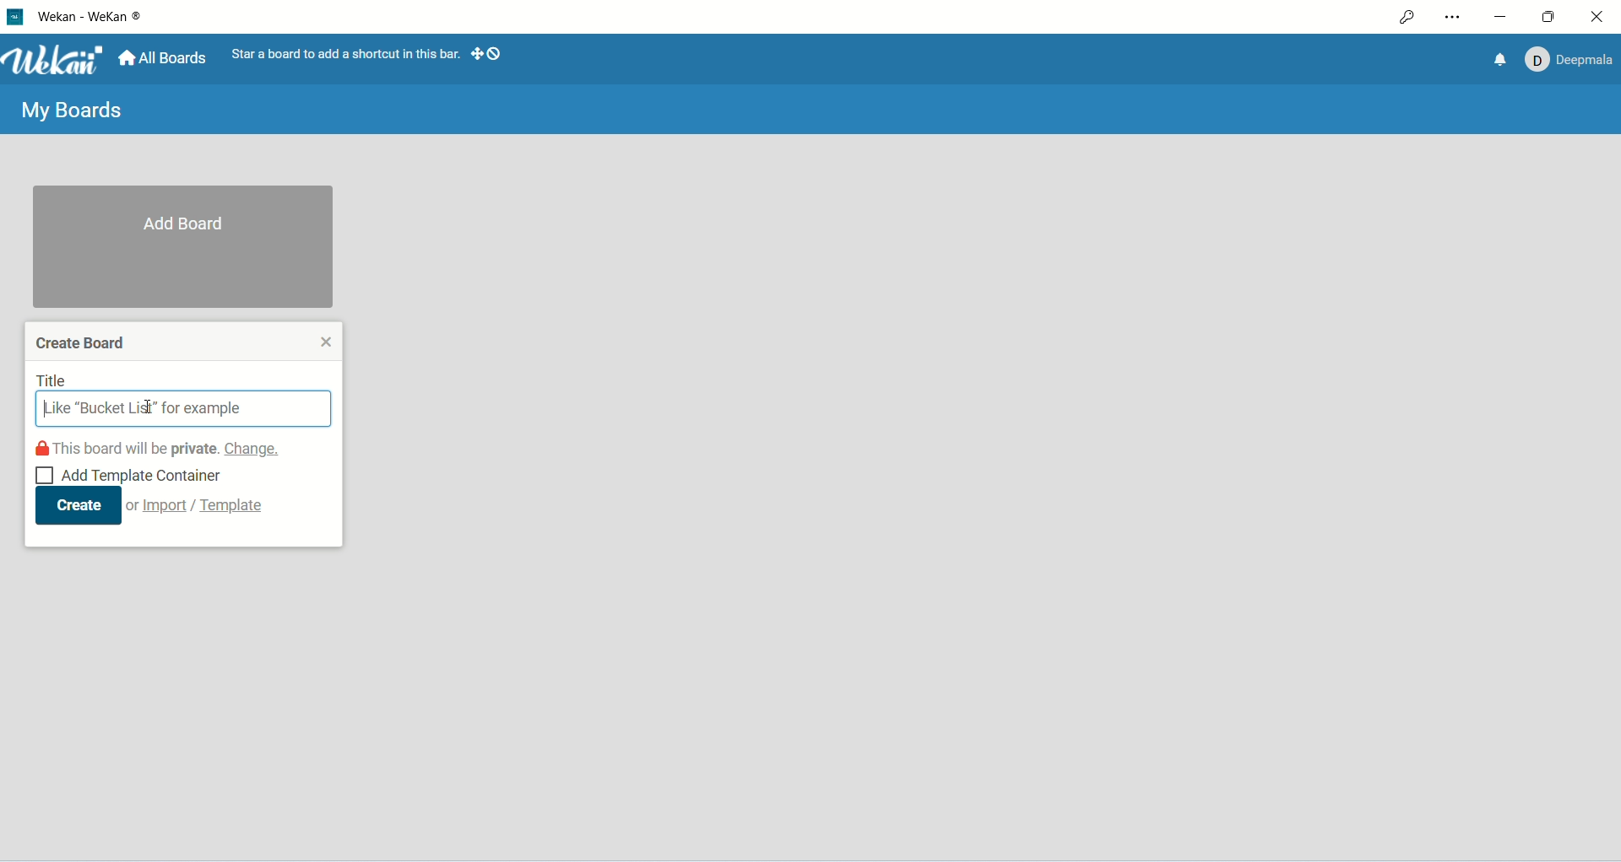 Image resolution: width=1621 pixels, height=862 pixels. I want to click on or import/template, so click(197, 505).